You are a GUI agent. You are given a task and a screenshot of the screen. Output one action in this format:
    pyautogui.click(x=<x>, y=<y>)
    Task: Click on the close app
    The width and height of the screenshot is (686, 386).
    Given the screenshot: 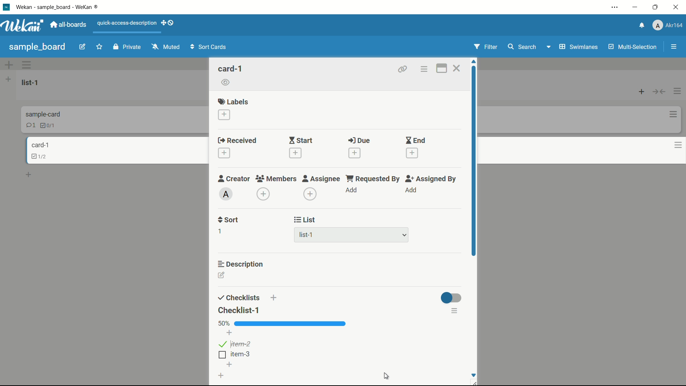 What is the action you would take?
    pyautogui.click(x=677, y=8)
    